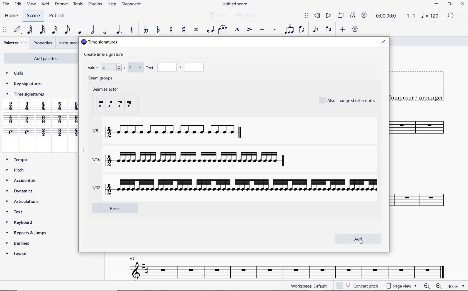 The image size is (468, 291). What do you see at coordinates (61, 4) in the screenshot?
I see `FORMAT` at bounding box center [61, 4].